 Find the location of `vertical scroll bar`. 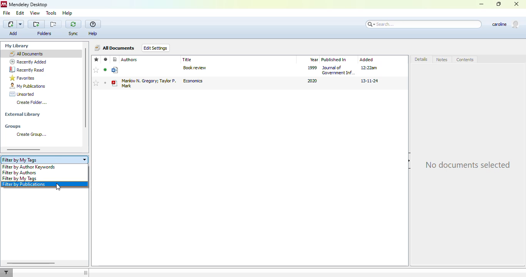

vertical scroll bar is located at coordinates (85, 88).